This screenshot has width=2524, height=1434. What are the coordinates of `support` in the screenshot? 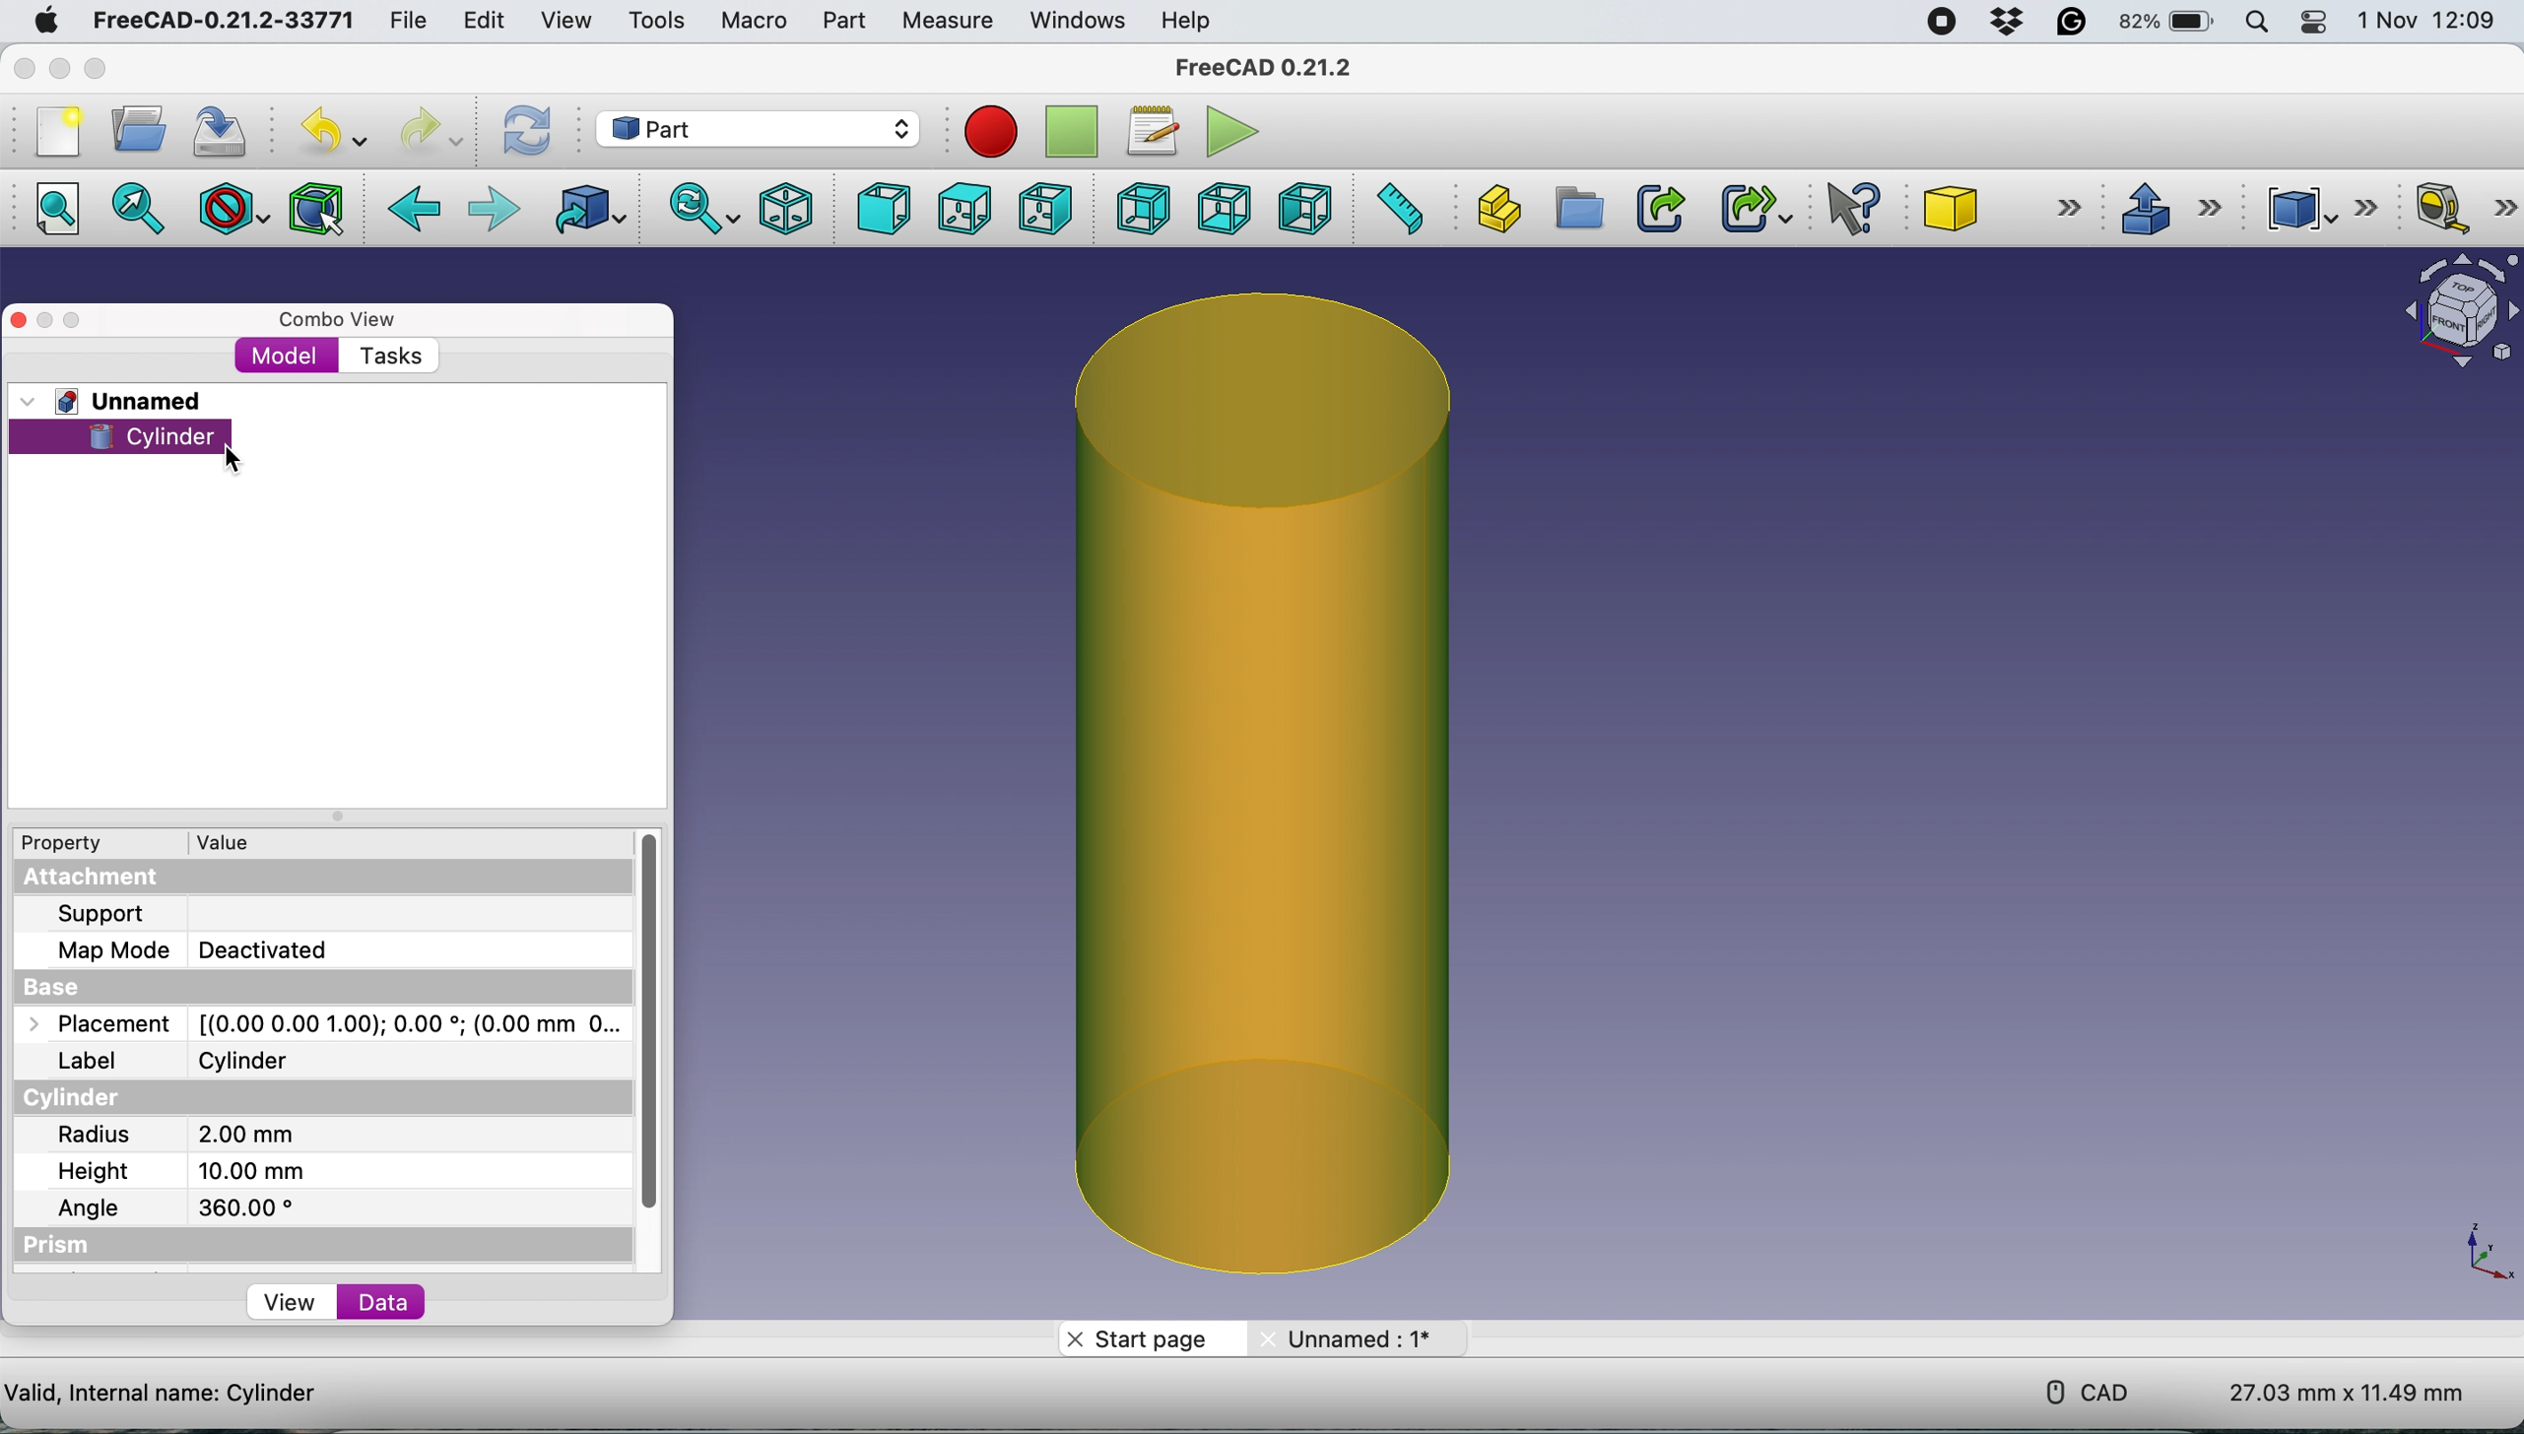 It's located at (97, 914).